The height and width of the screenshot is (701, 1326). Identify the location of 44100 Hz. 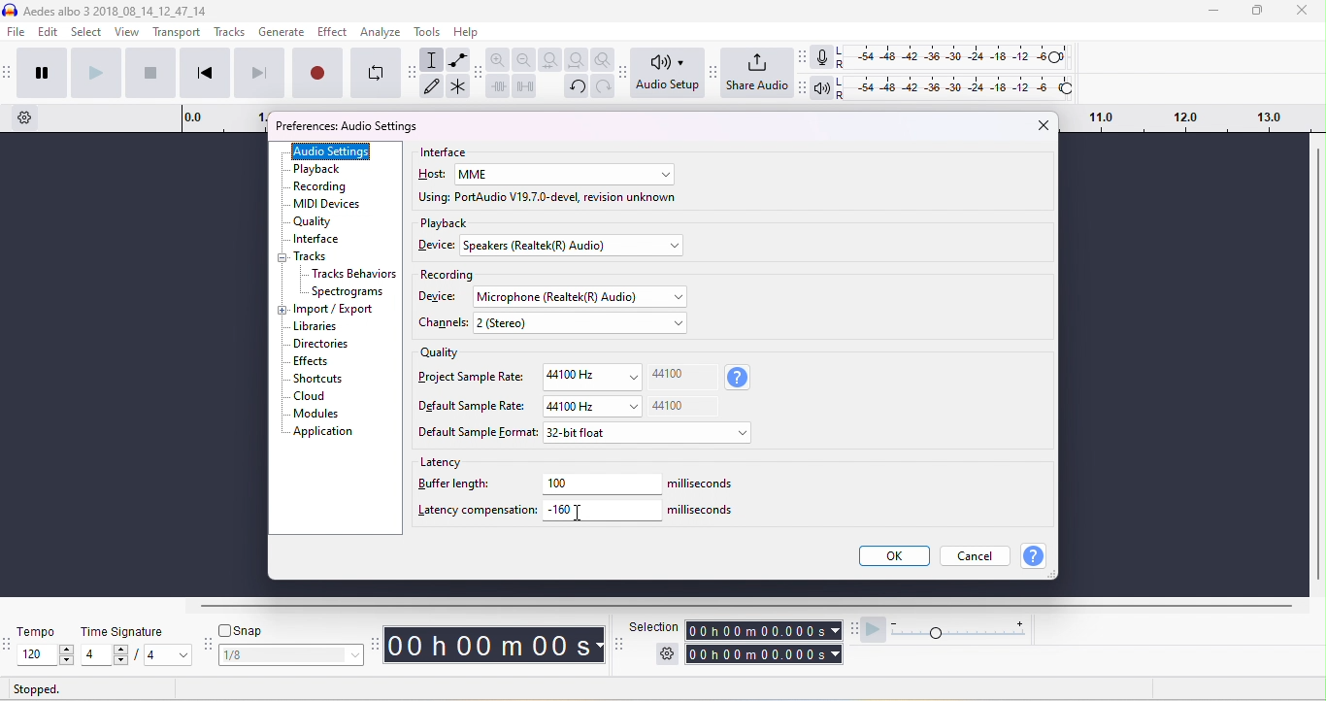
(593, 406).